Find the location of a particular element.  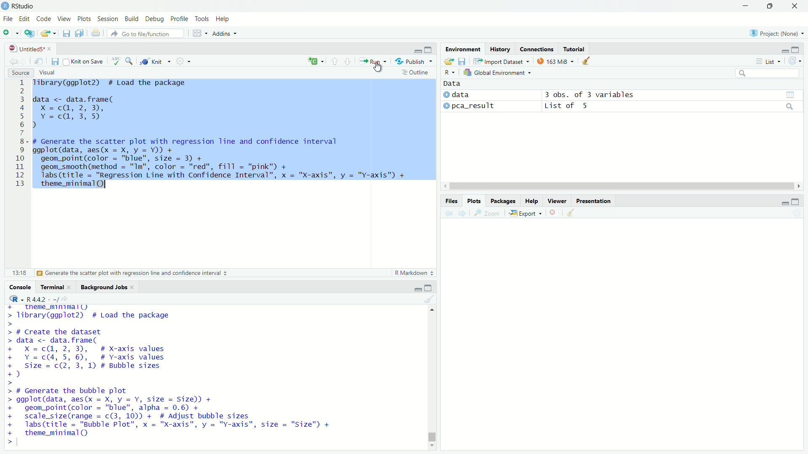

Show in new window is located at coordinates (39, 61).